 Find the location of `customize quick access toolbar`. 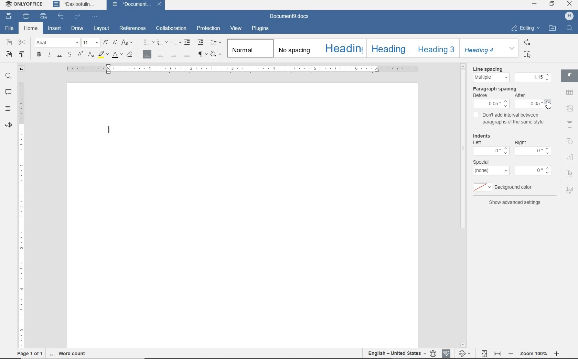

customize quick access toolbar is located at coordinates (95, 17).